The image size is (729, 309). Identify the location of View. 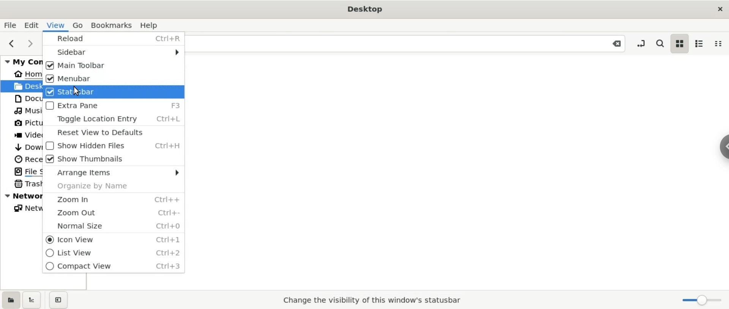
(55, 24).